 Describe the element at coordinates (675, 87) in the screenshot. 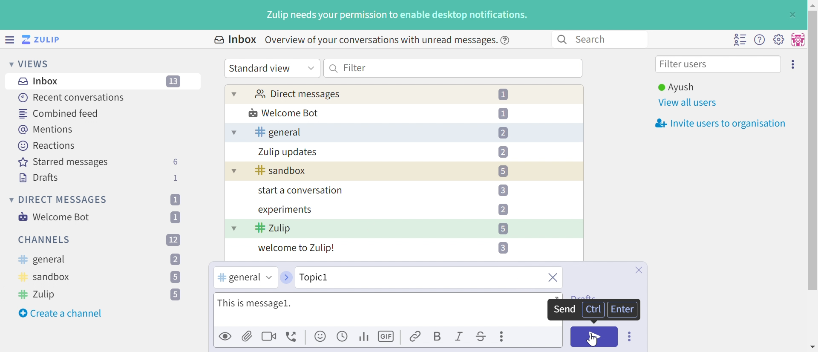

I see `Ayush` at that location.